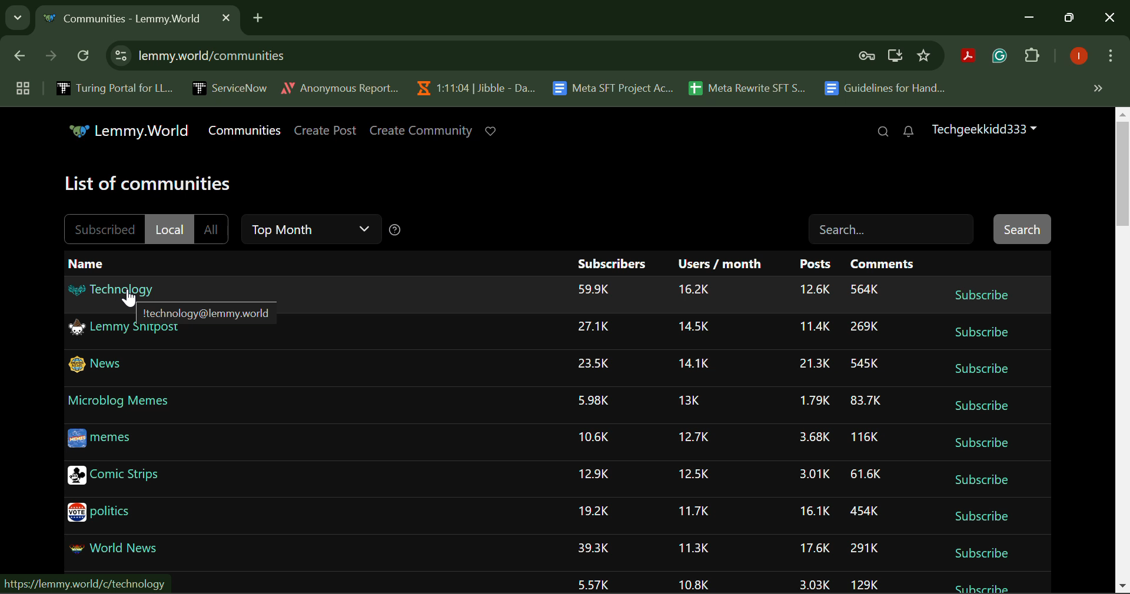  I want to click on Guidelines for Handling, so click(886, 88).